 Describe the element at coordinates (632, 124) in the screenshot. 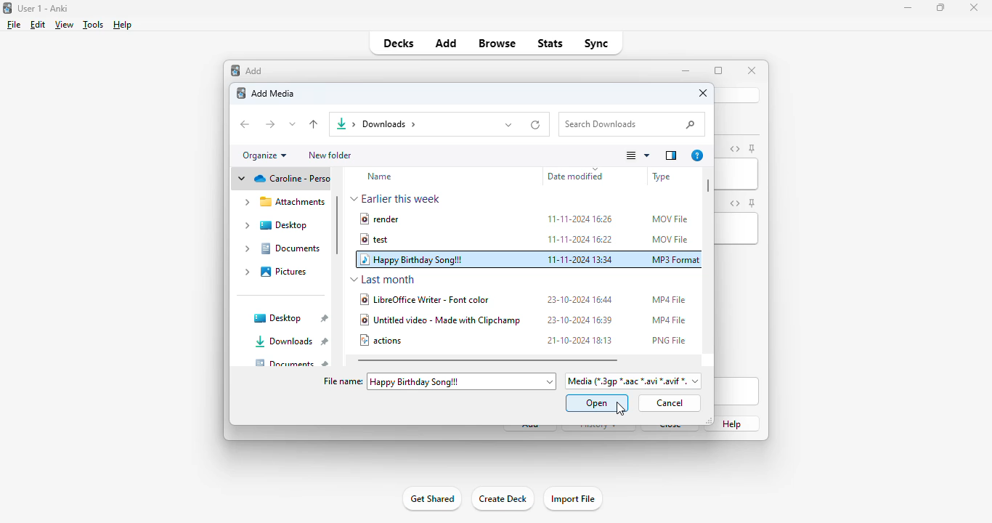

I see `search downloads` at that location.